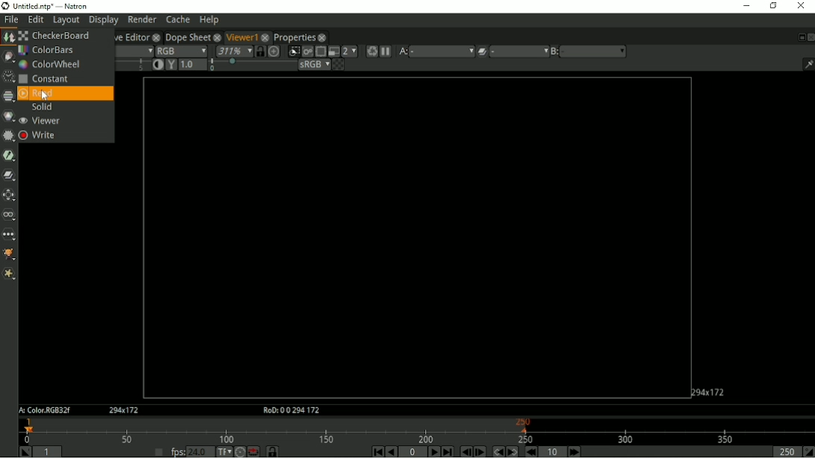 The width and height of the screenshot is (815, 458). What do you see at coordinates (193, 64) in the screenshot?
I see `Viewer gamma correction` at bounding box center [193, 64].